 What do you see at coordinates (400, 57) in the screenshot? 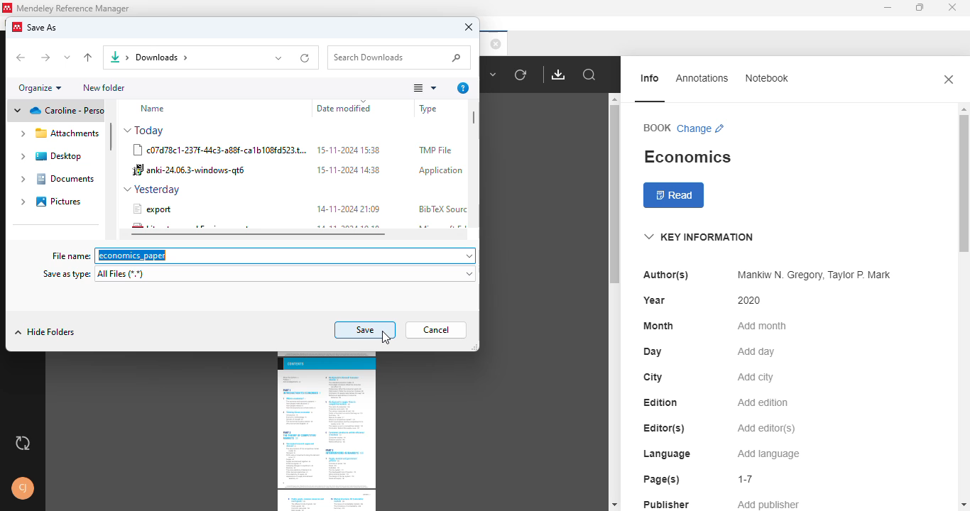
I see `search downloads` at bounding box center [400, 57].